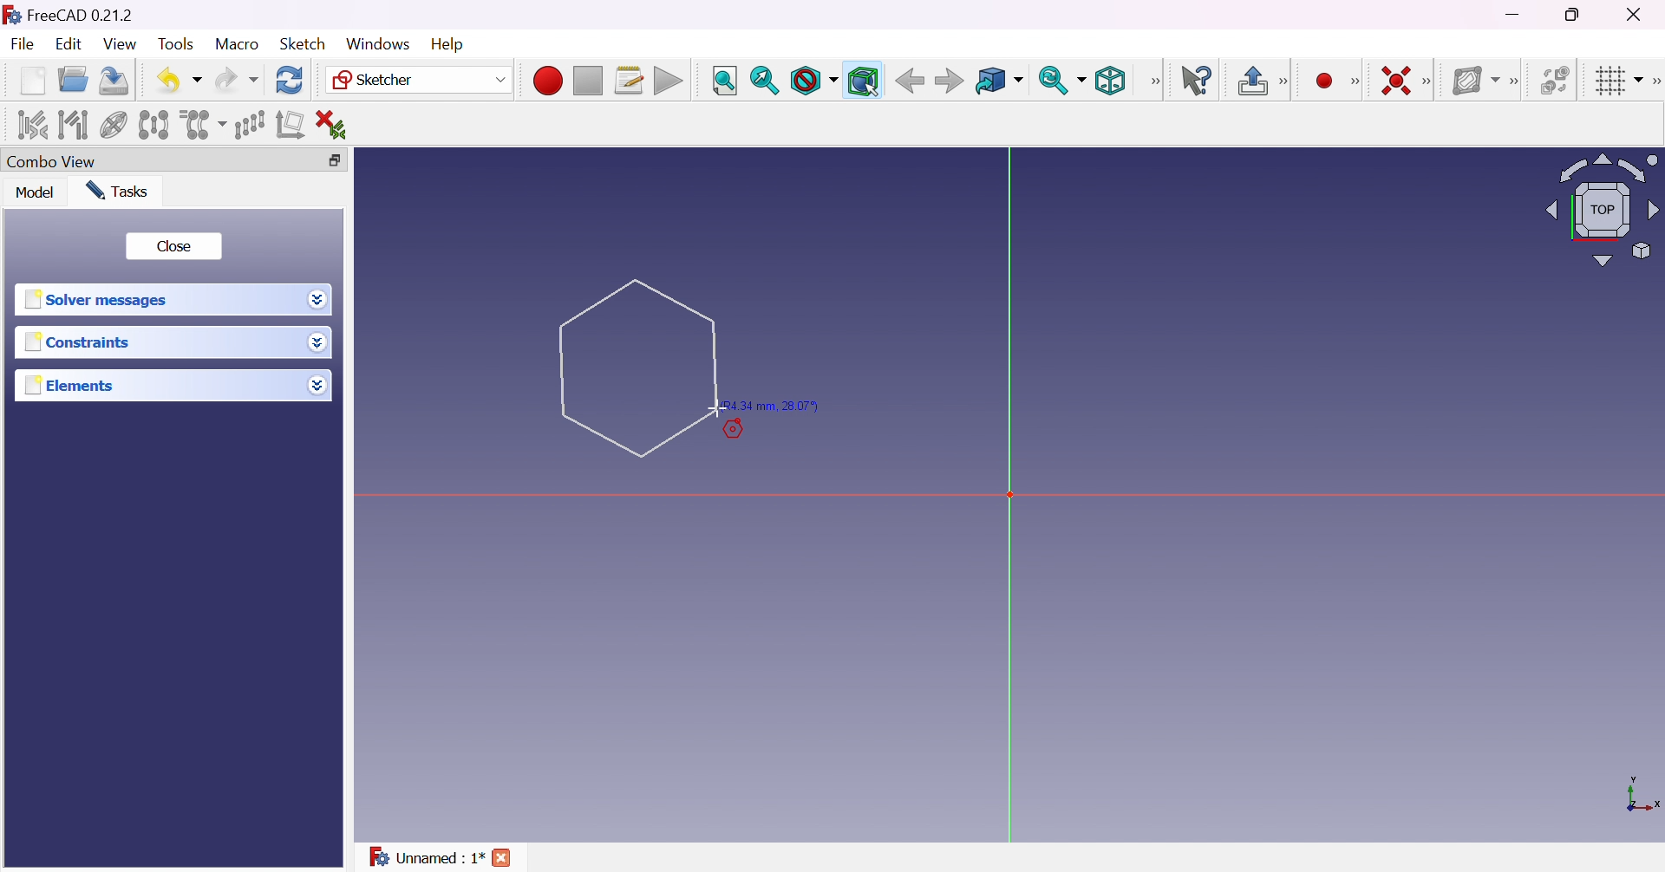 The image size is (1665, 872). What do you see at coordinates (1394, 81) in the screenshot?
I see `Constrain coincident` at bounding box center [1394, 81].